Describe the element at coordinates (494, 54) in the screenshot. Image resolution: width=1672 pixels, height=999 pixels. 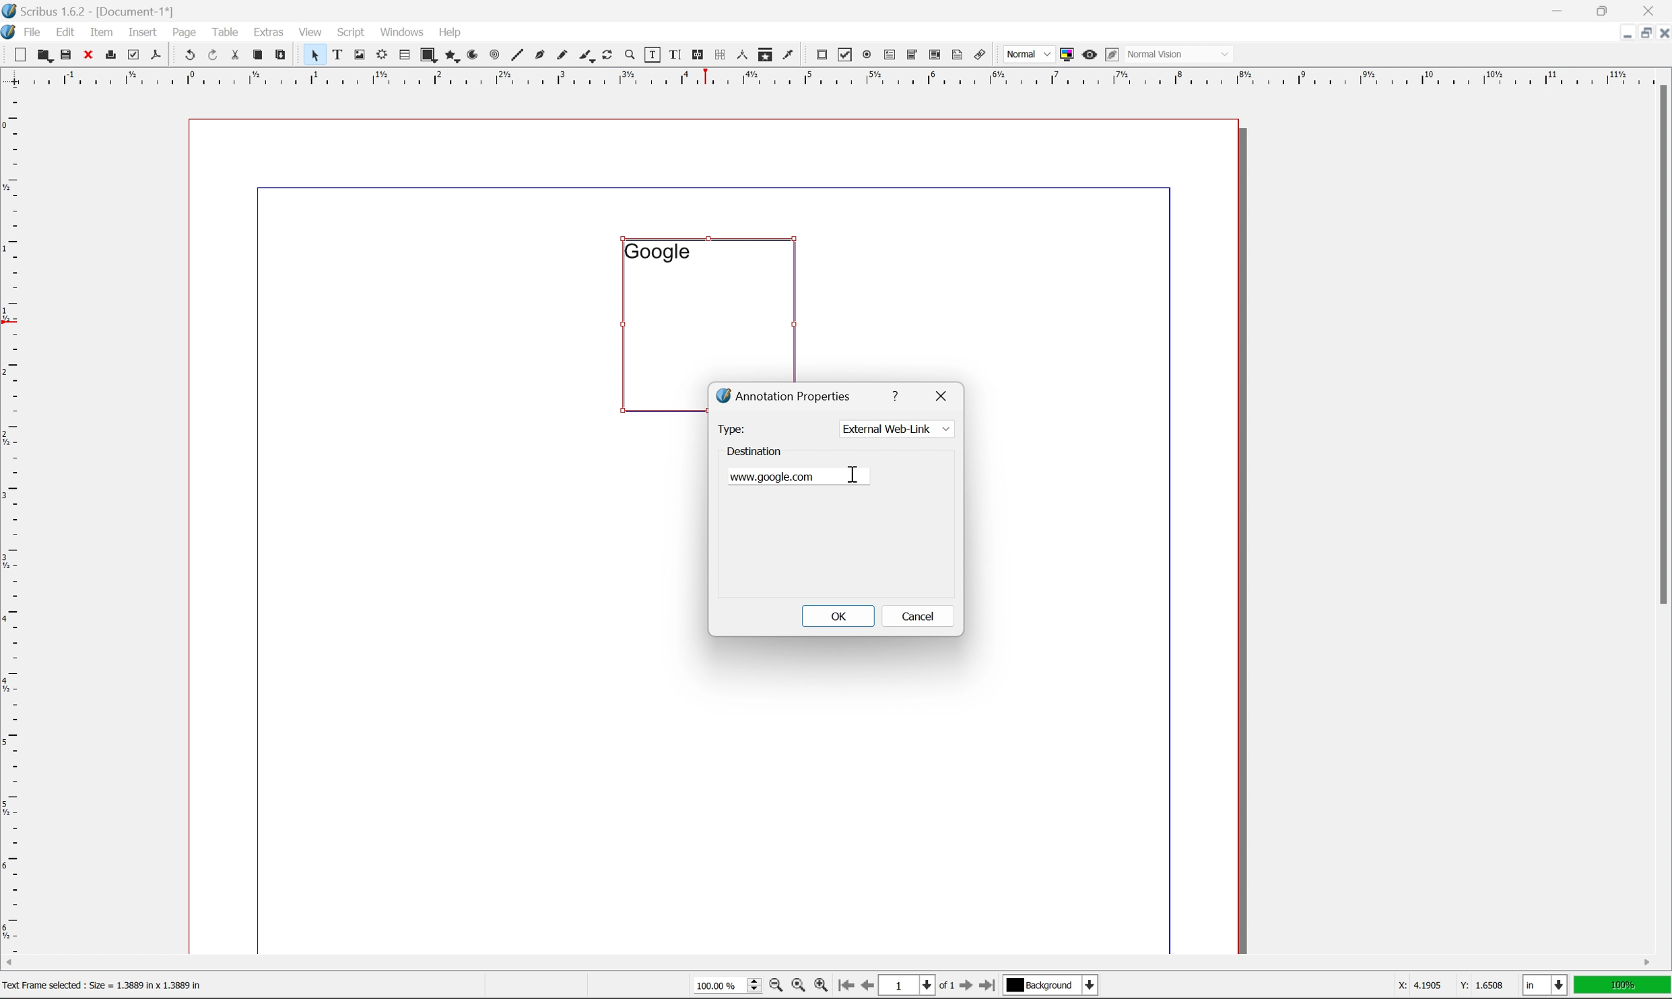
I see `spiral` at that location.